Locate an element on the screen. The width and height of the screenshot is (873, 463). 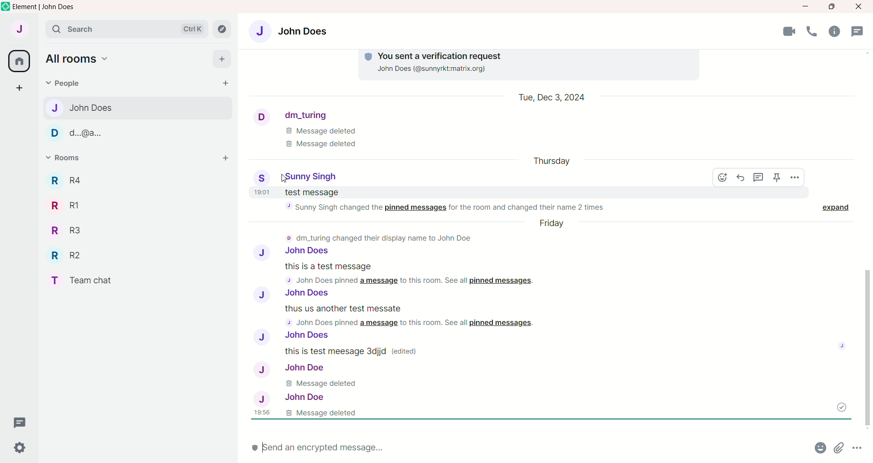
message sent is located at coordinates (843, 408).